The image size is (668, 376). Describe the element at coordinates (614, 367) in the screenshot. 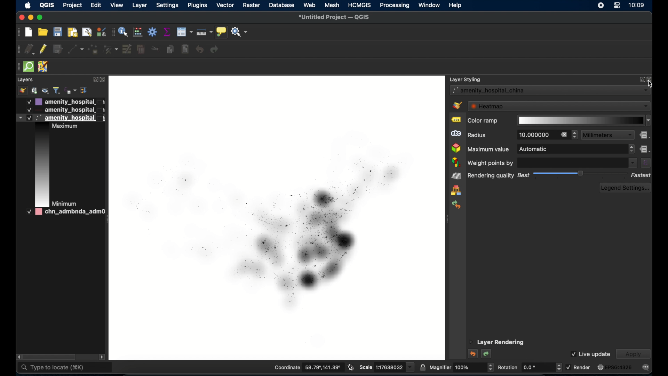

I see `current crs` at that location.